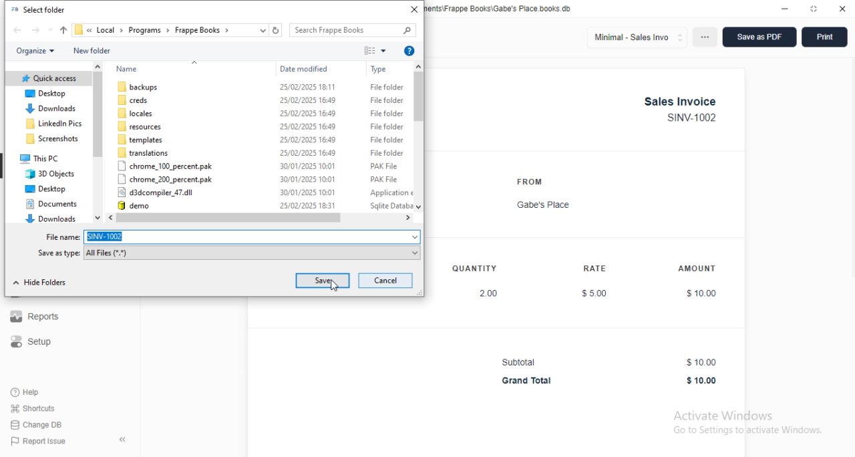 This screenshot has width=855, height=457. What do you see at coordinates (112, 218) in the screenshot?
I see `scroll left` at bounding box center [112, 218].